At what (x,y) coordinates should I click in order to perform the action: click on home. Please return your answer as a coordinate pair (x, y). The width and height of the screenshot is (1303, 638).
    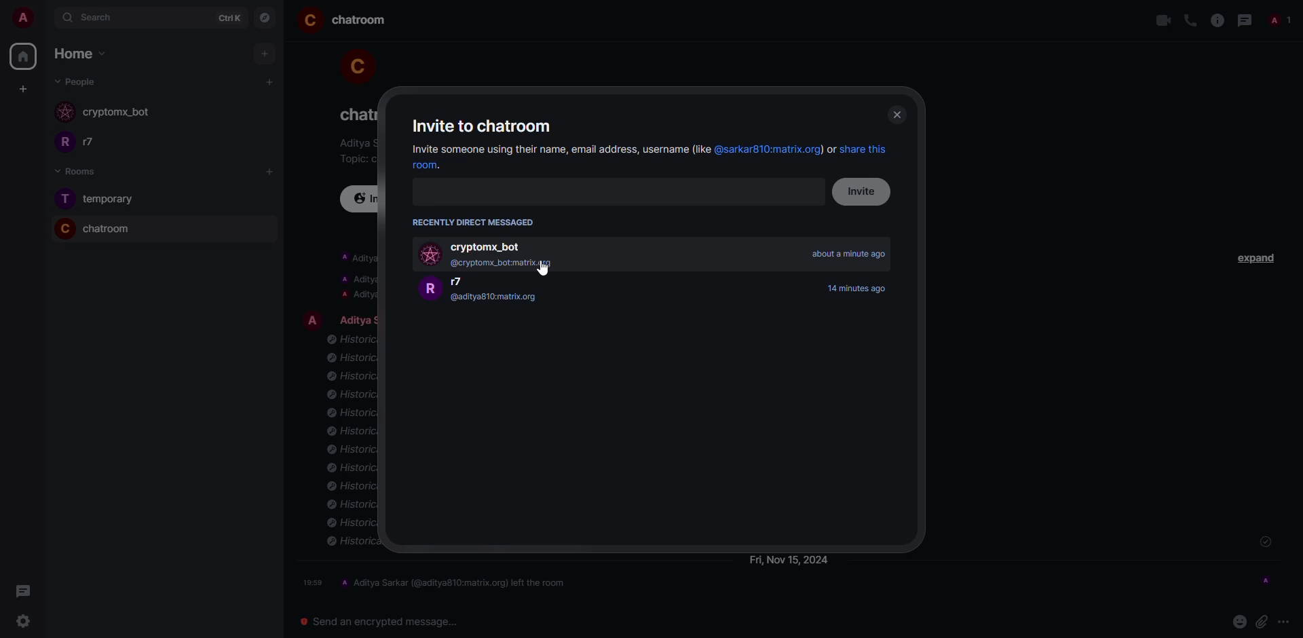
    Looking at the image, I should click on (22, 56).